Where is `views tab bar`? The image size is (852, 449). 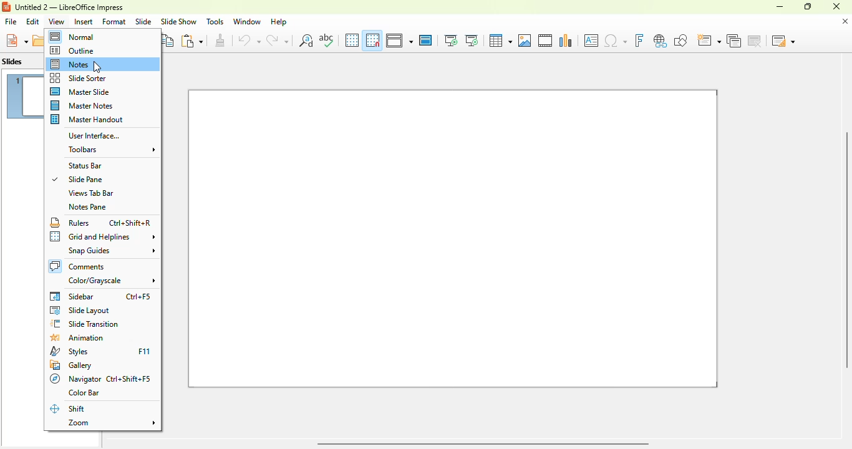
views tab bar is located at coordinates (90, 193).